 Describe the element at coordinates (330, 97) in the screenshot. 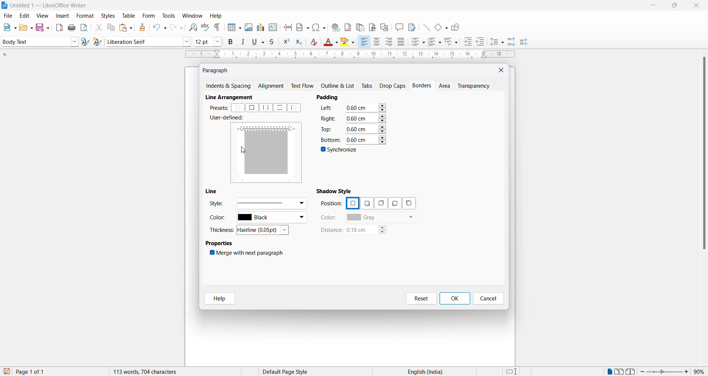

I see `padding` at that location.